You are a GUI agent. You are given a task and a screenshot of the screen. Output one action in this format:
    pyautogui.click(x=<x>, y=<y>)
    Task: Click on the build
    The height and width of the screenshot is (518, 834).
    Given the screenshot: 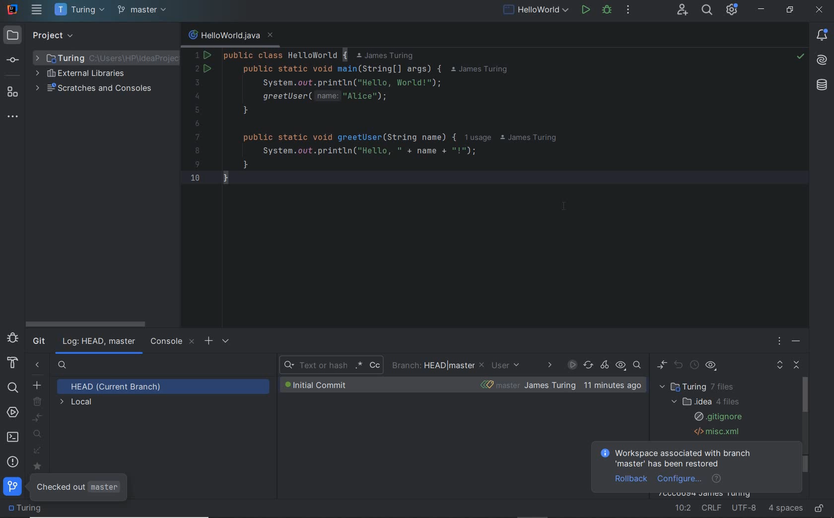 What is the action you would take?
    pyautogui.click(x=12, y=363)
    